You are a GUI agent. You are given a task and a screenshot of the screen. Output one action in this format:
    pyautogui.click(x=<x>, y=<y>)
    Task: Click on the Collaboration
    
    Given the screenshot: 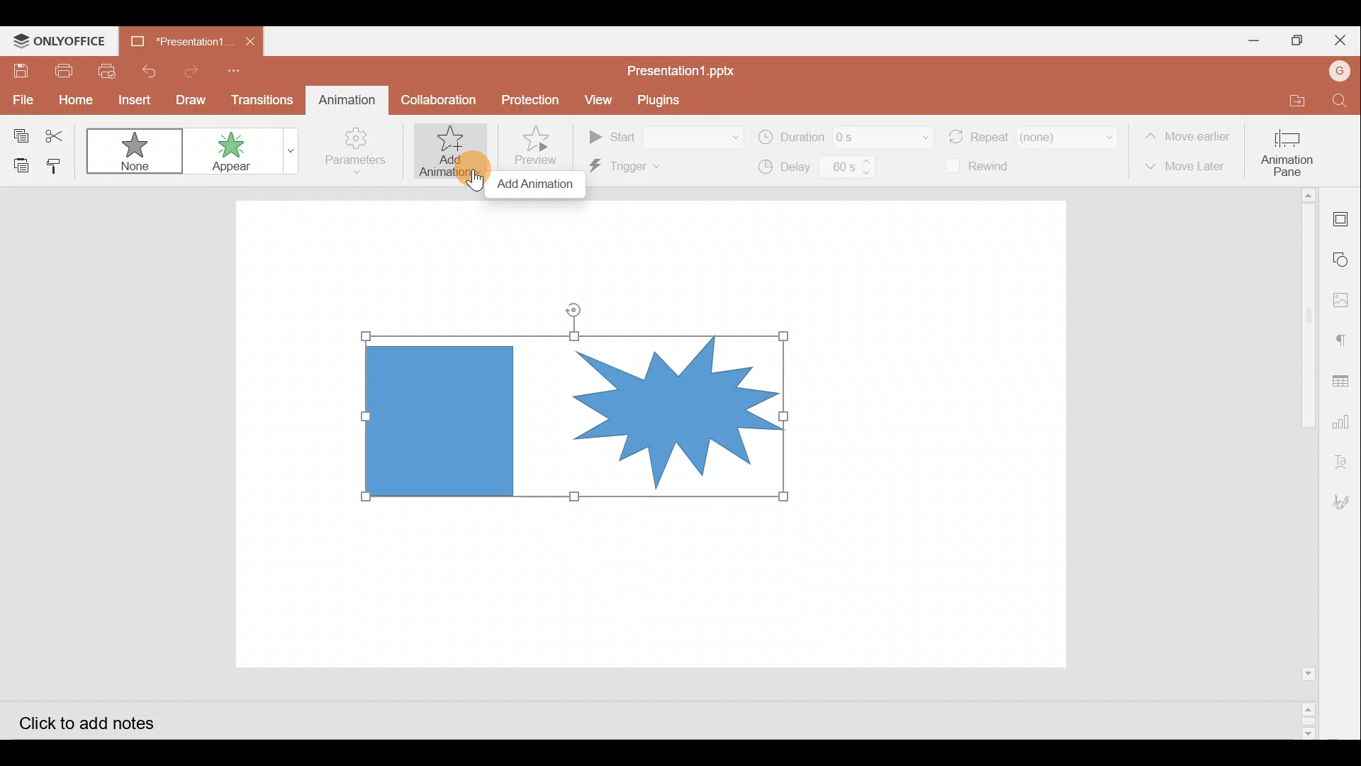 What is the action you would take?
    pyautogui.click(x=437, y=99)
    